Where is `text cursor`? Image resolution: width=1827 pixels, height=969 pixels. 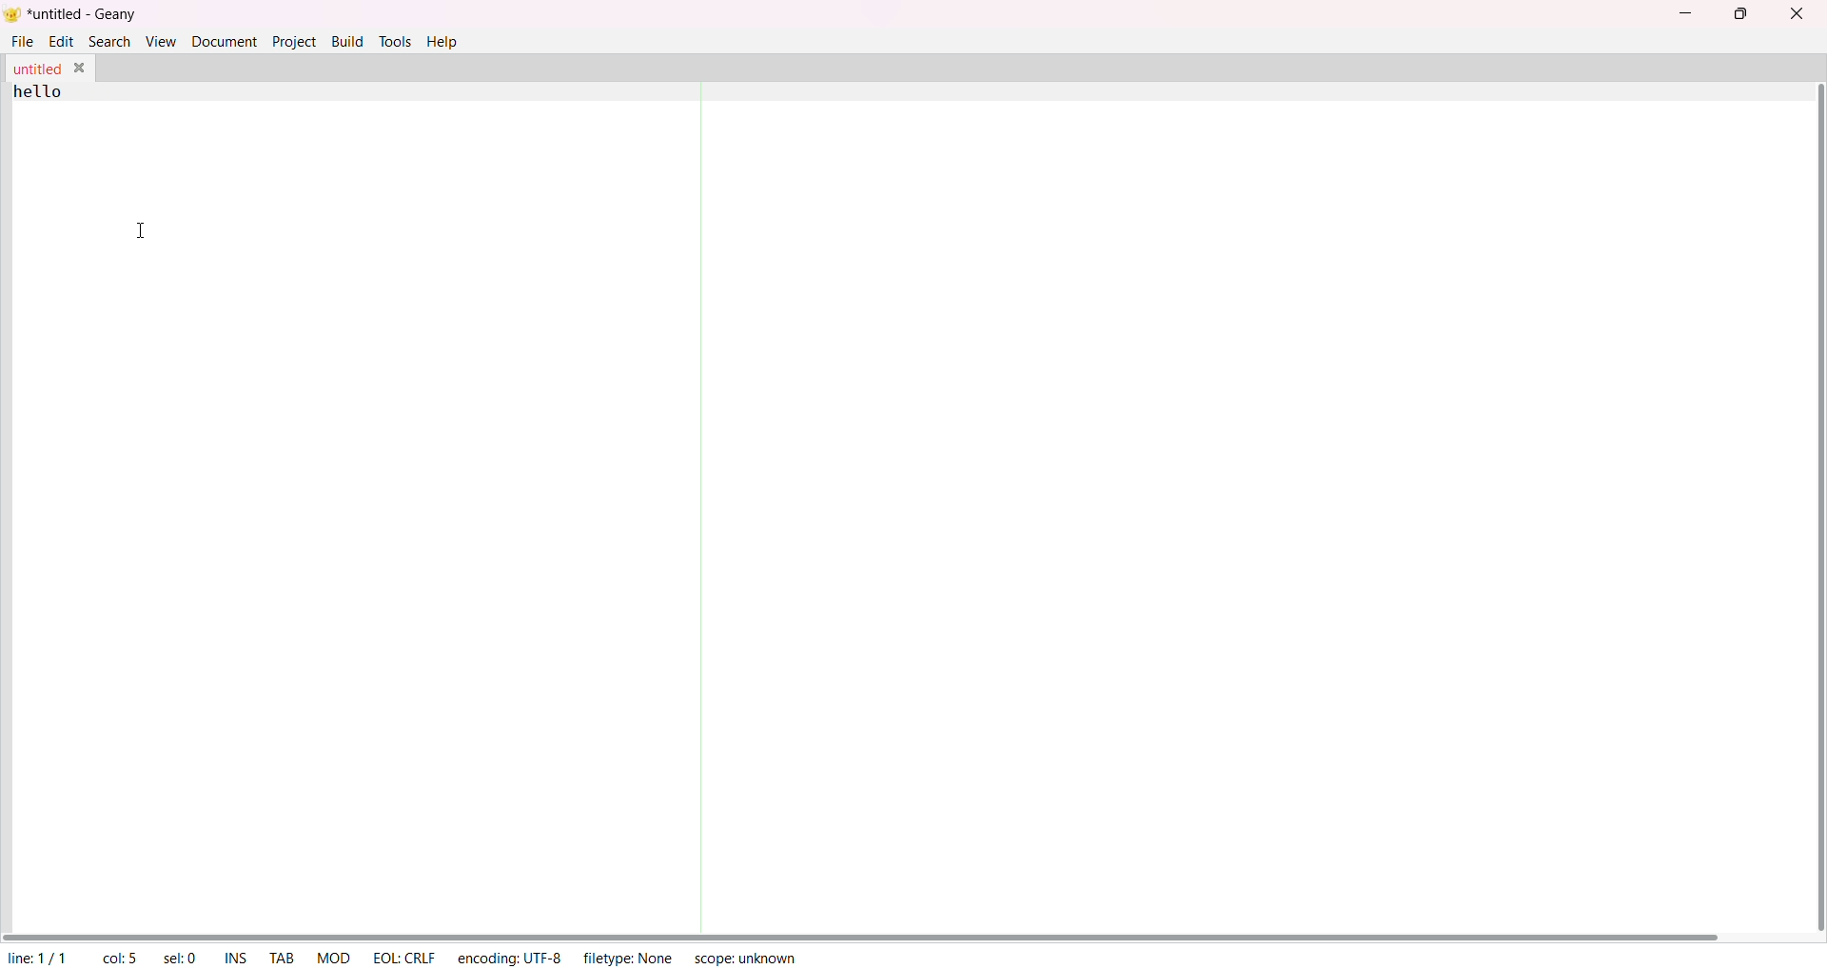
text cursor is located at coordinates (144, 232).